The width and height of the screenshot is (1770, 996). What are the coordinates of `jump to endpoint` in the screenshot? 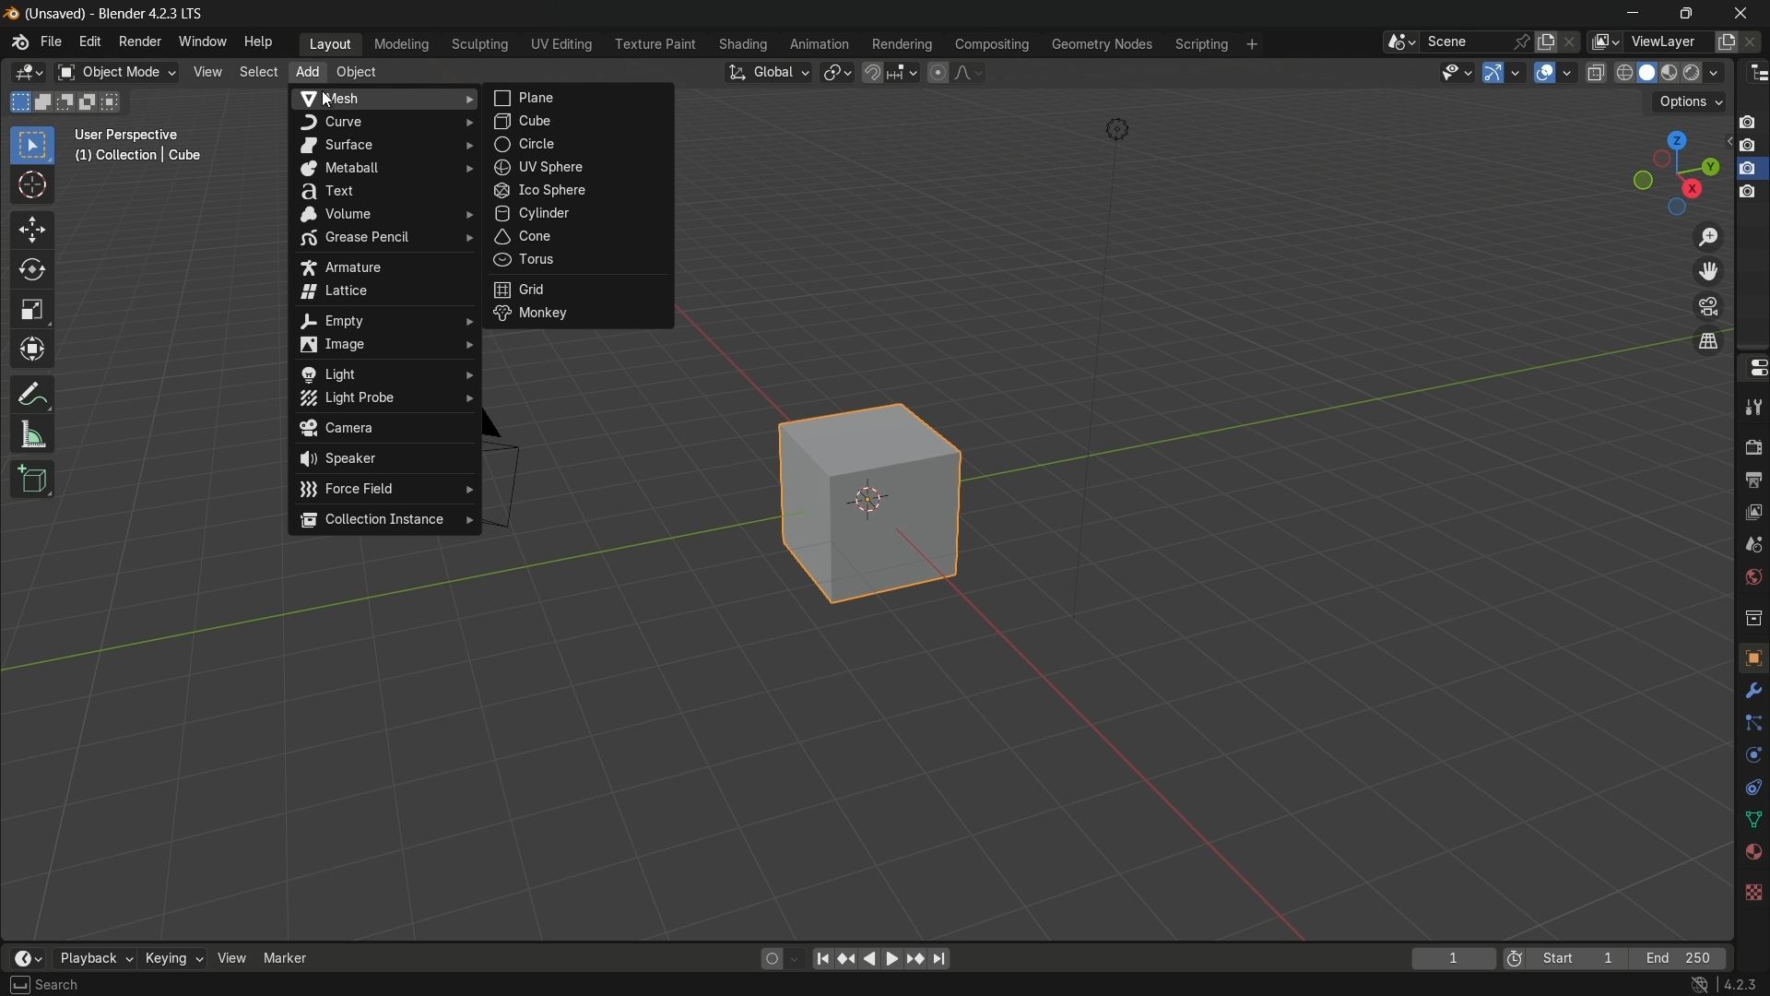 It's located at (820, 959).